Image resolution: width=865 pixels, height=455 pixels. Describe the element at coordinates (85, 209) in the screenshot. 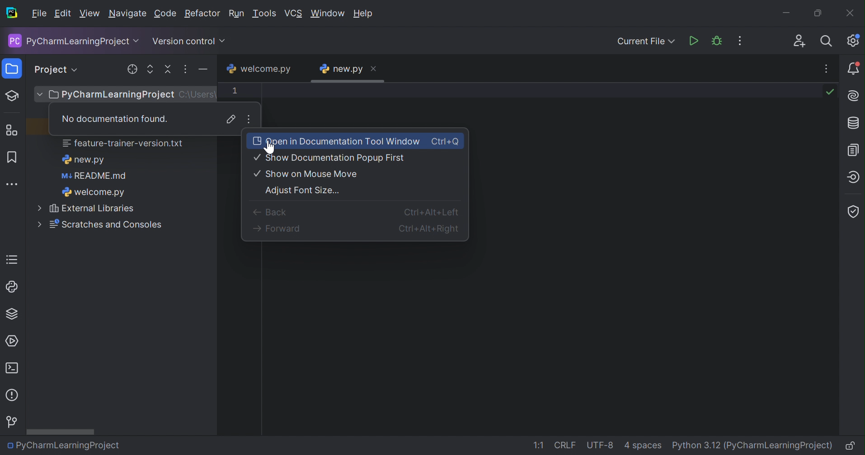

I see `External Libraries` at that location.